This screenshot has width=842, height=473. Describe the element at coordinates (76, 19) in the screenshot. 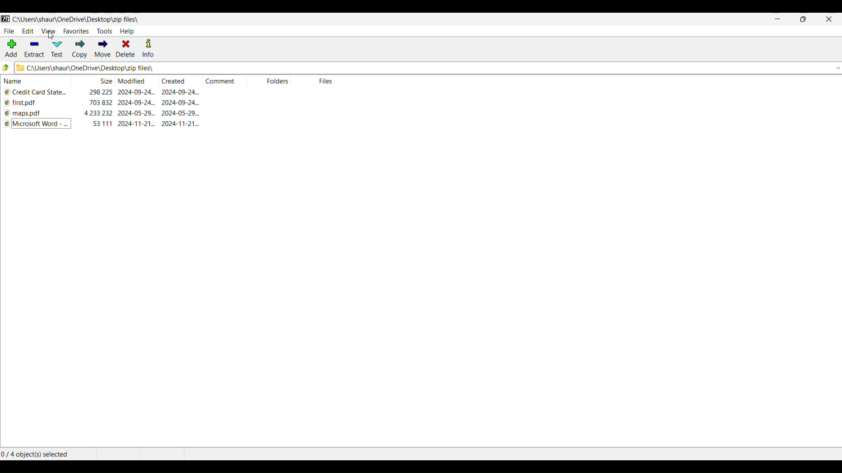

I see `folder path` at that location.